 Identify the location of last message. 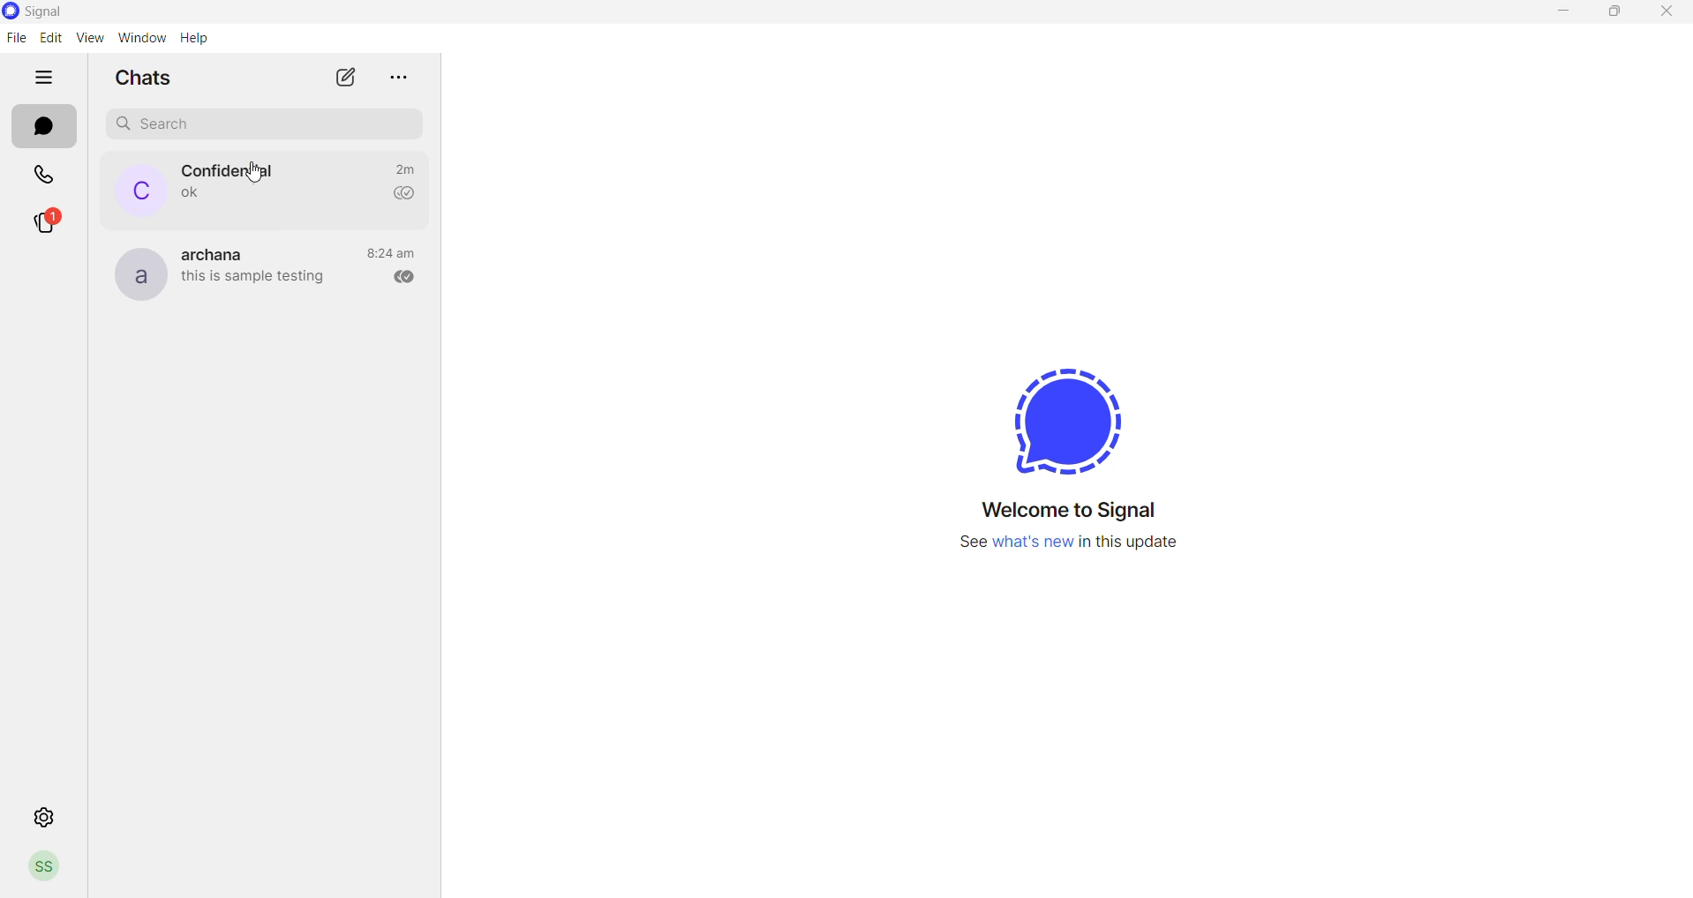
(183, 197).